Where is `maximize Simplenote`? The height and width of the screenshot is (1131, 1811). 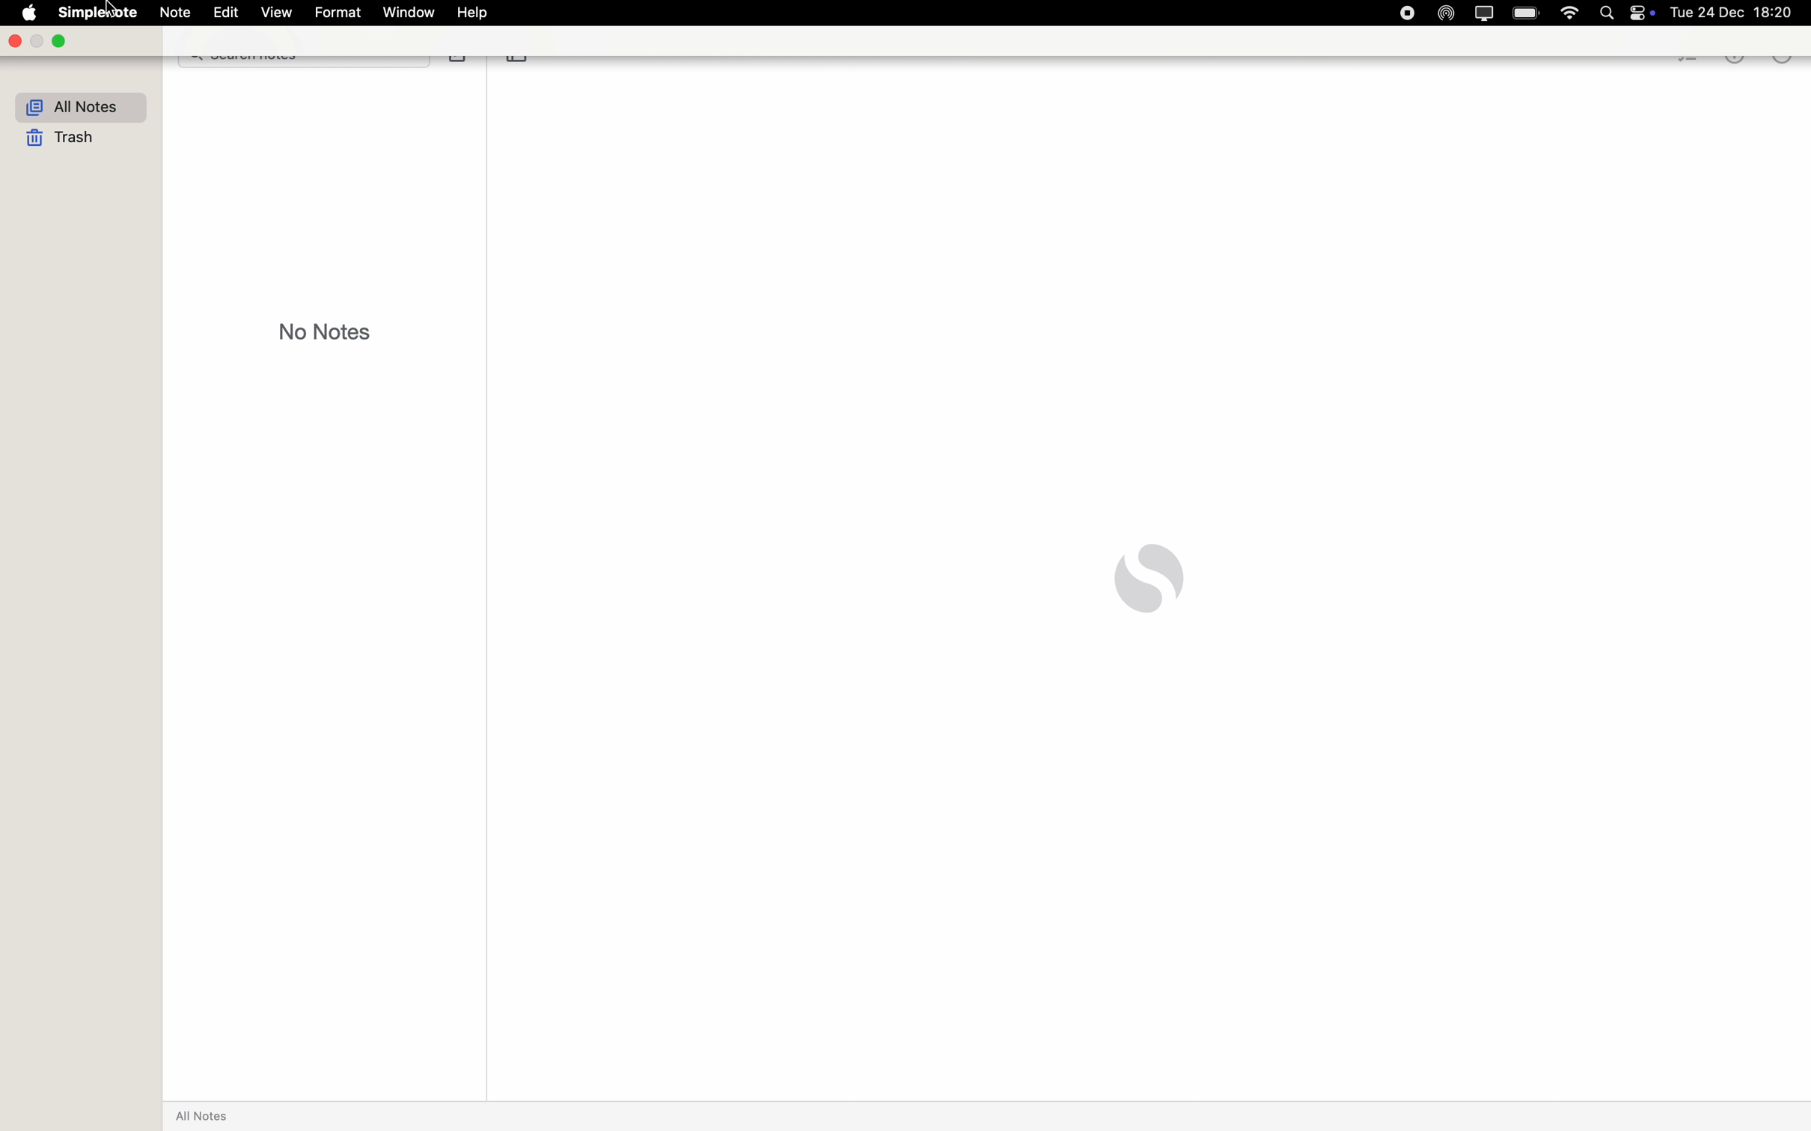
maximize Simplenote is located at coordinates (59, 40).